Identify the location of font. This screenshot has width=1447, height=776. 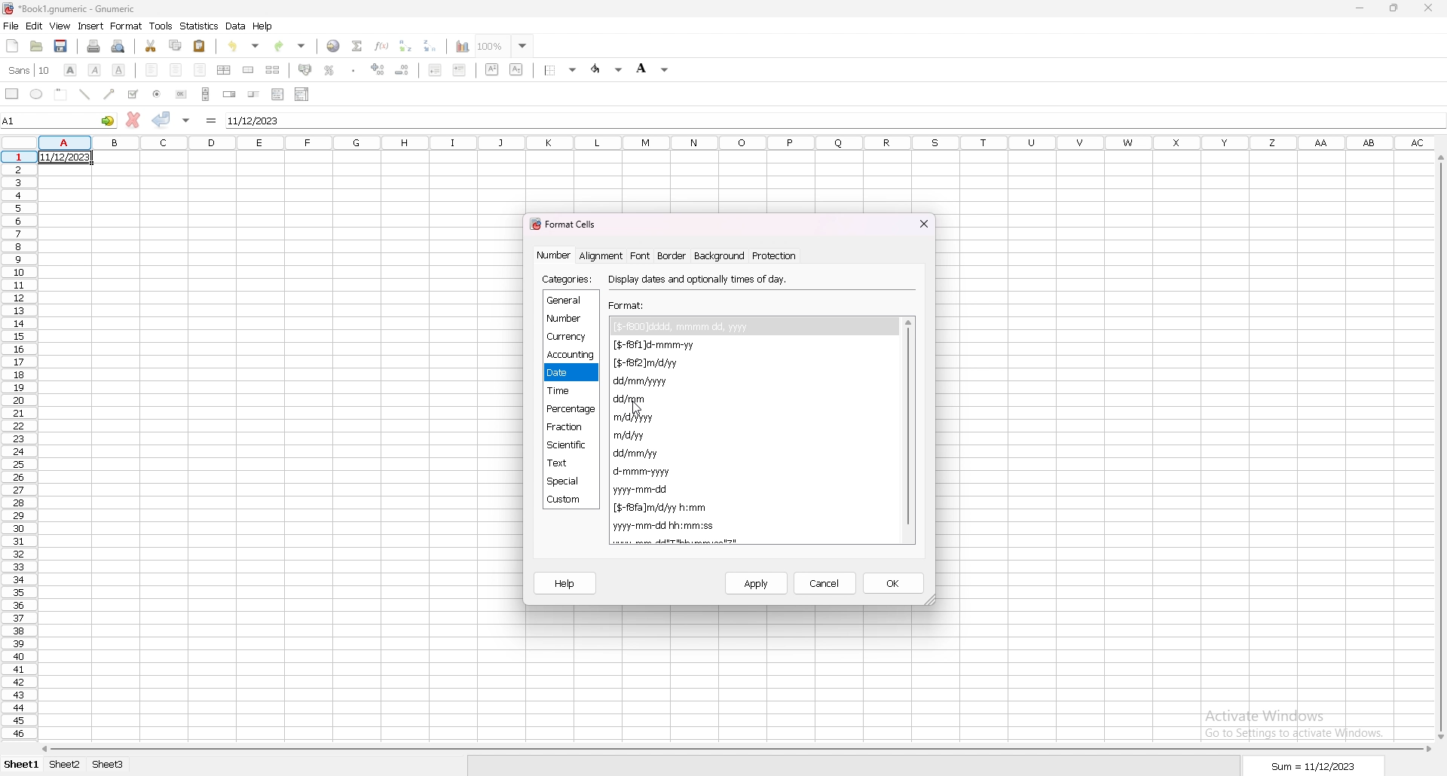
(32, 69).